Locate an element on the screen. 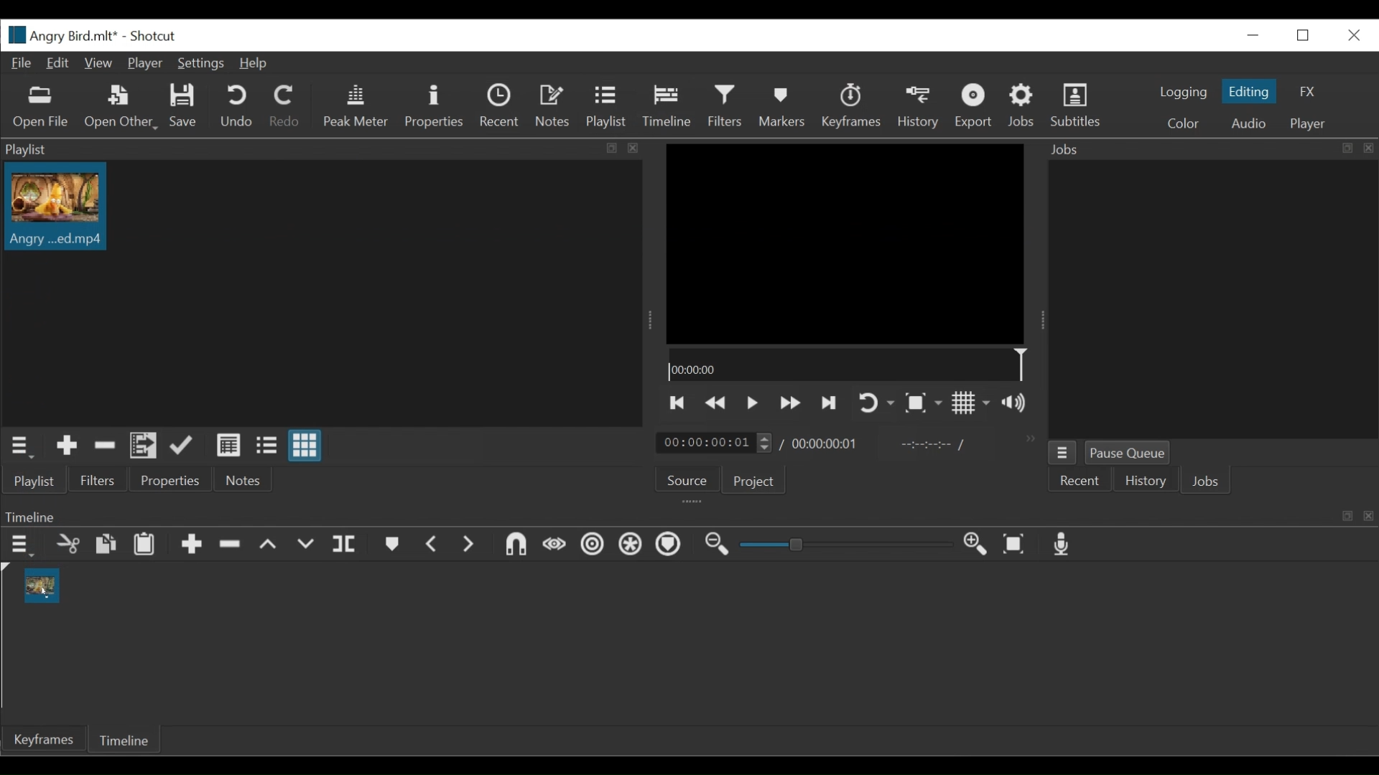 Image resolution: width=1379 pixels, height=775 pixels. History is located at coordinates (919, 107).